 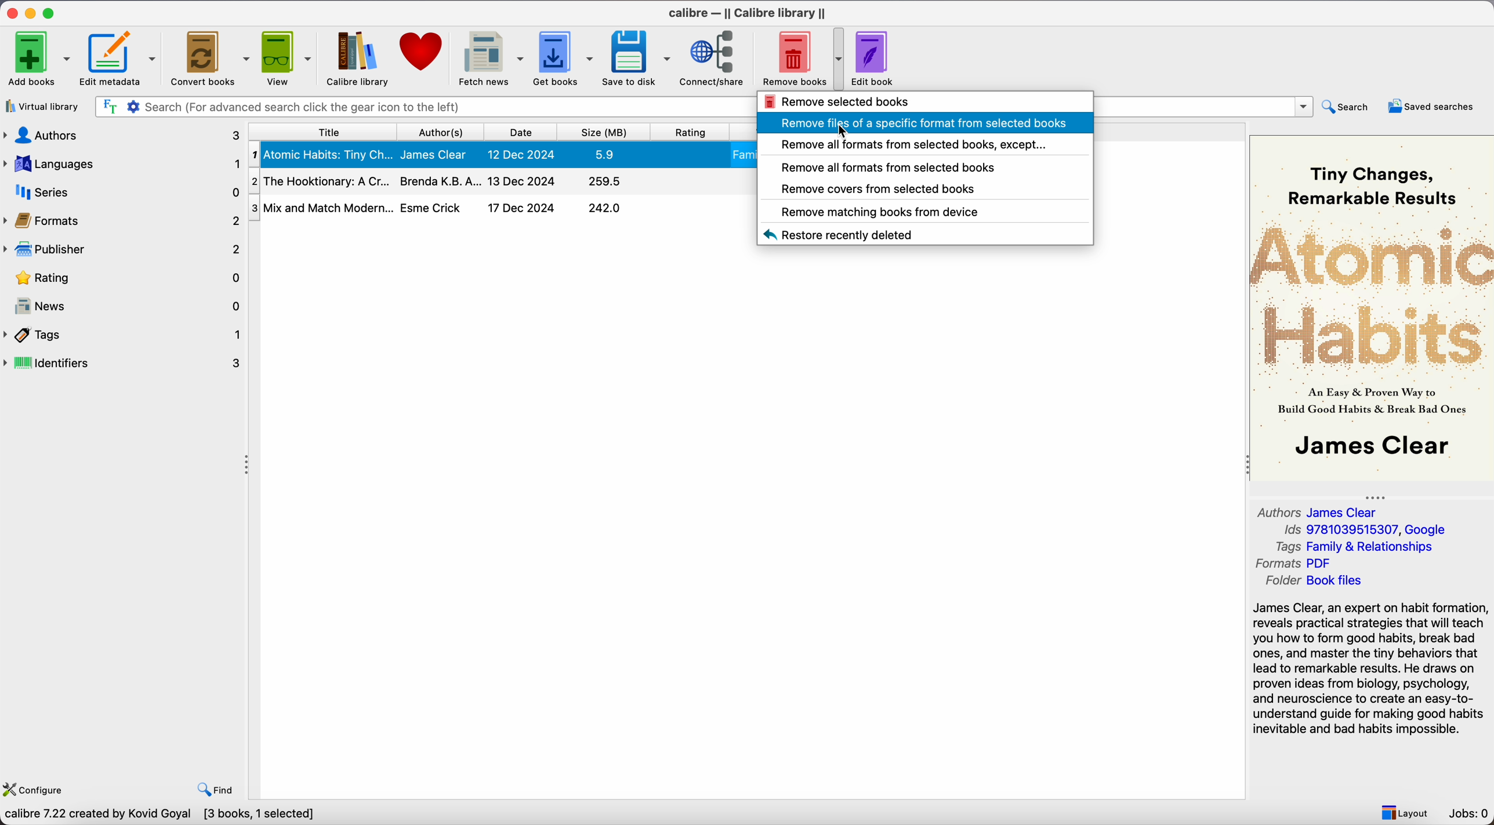 I want to click on layout, so click(x=1405, y=812).